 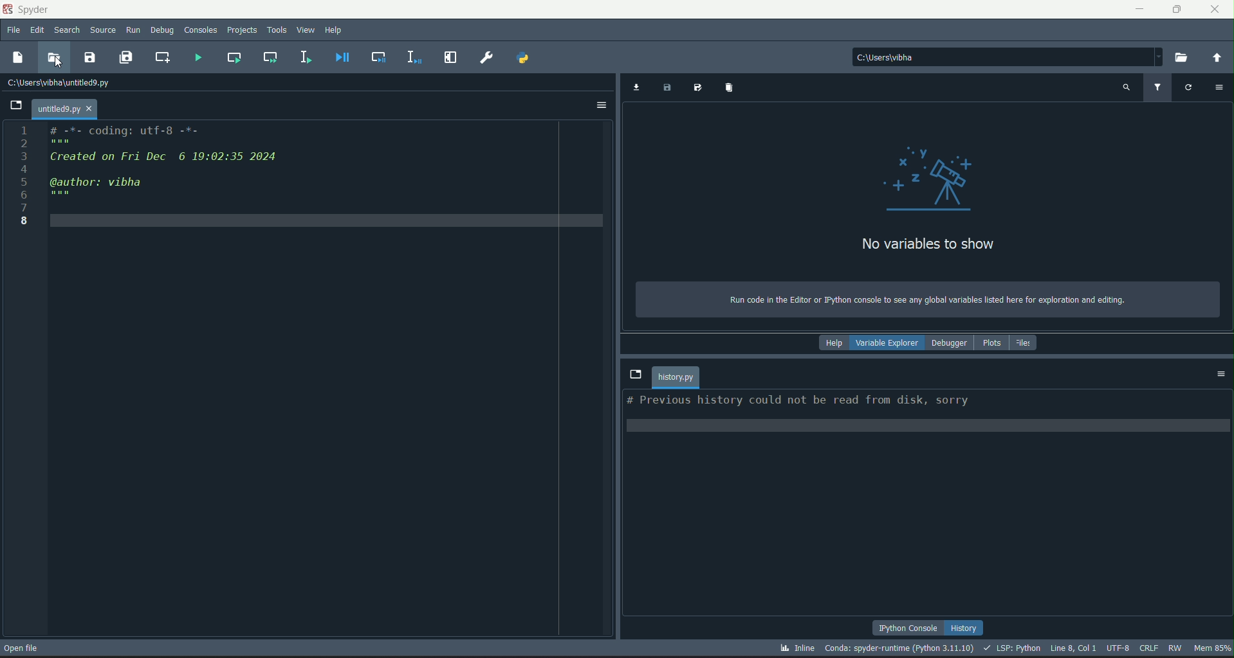 What do you see at coordinates (929, 179) in the screenshot?
I see `graphics` at bounding box center [929, 179].